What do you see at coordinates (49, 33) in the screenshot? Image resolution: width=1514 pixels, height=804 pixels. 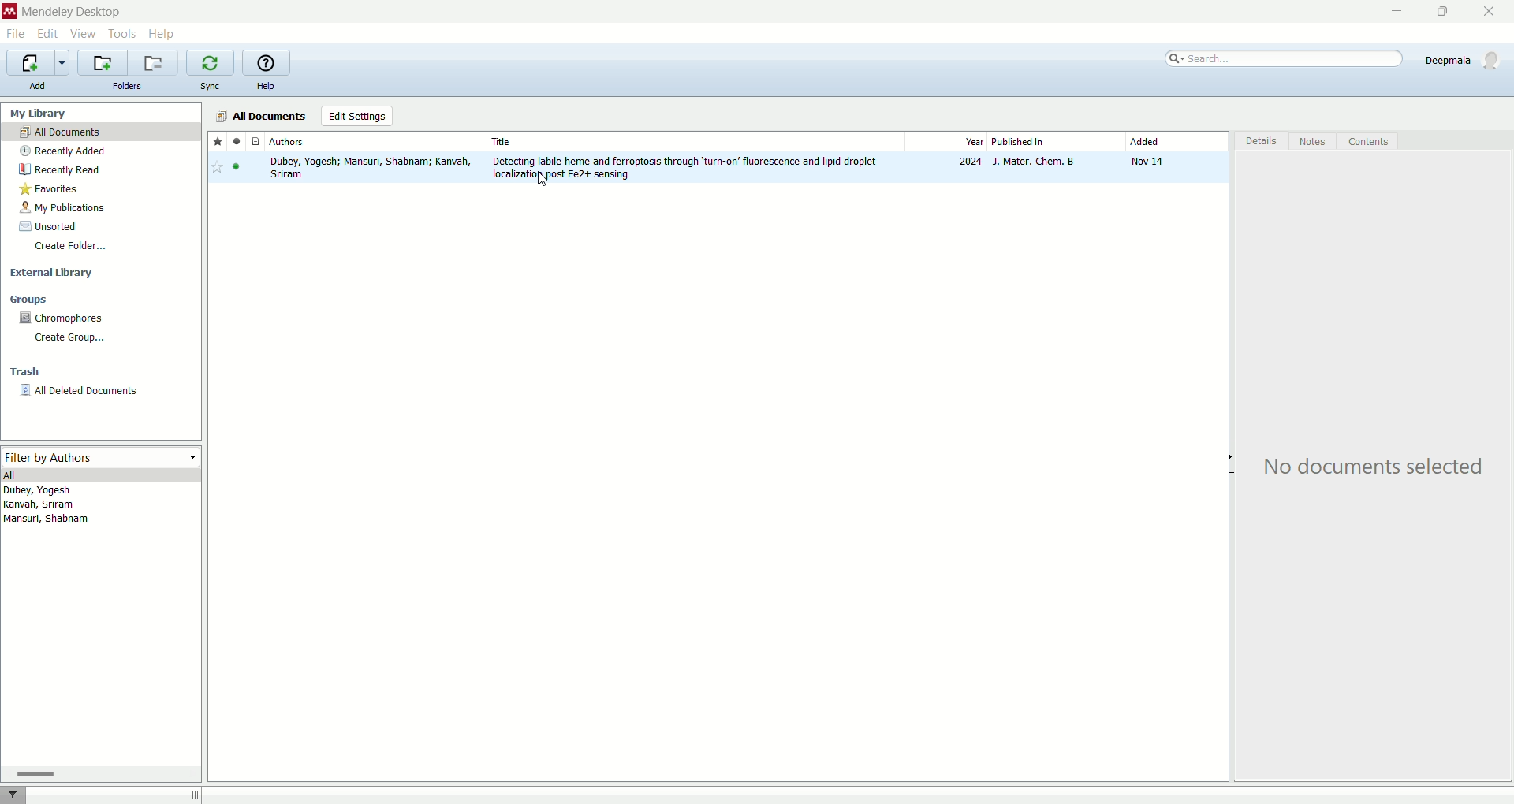 I see `edit` at bounding box center [49, 33].